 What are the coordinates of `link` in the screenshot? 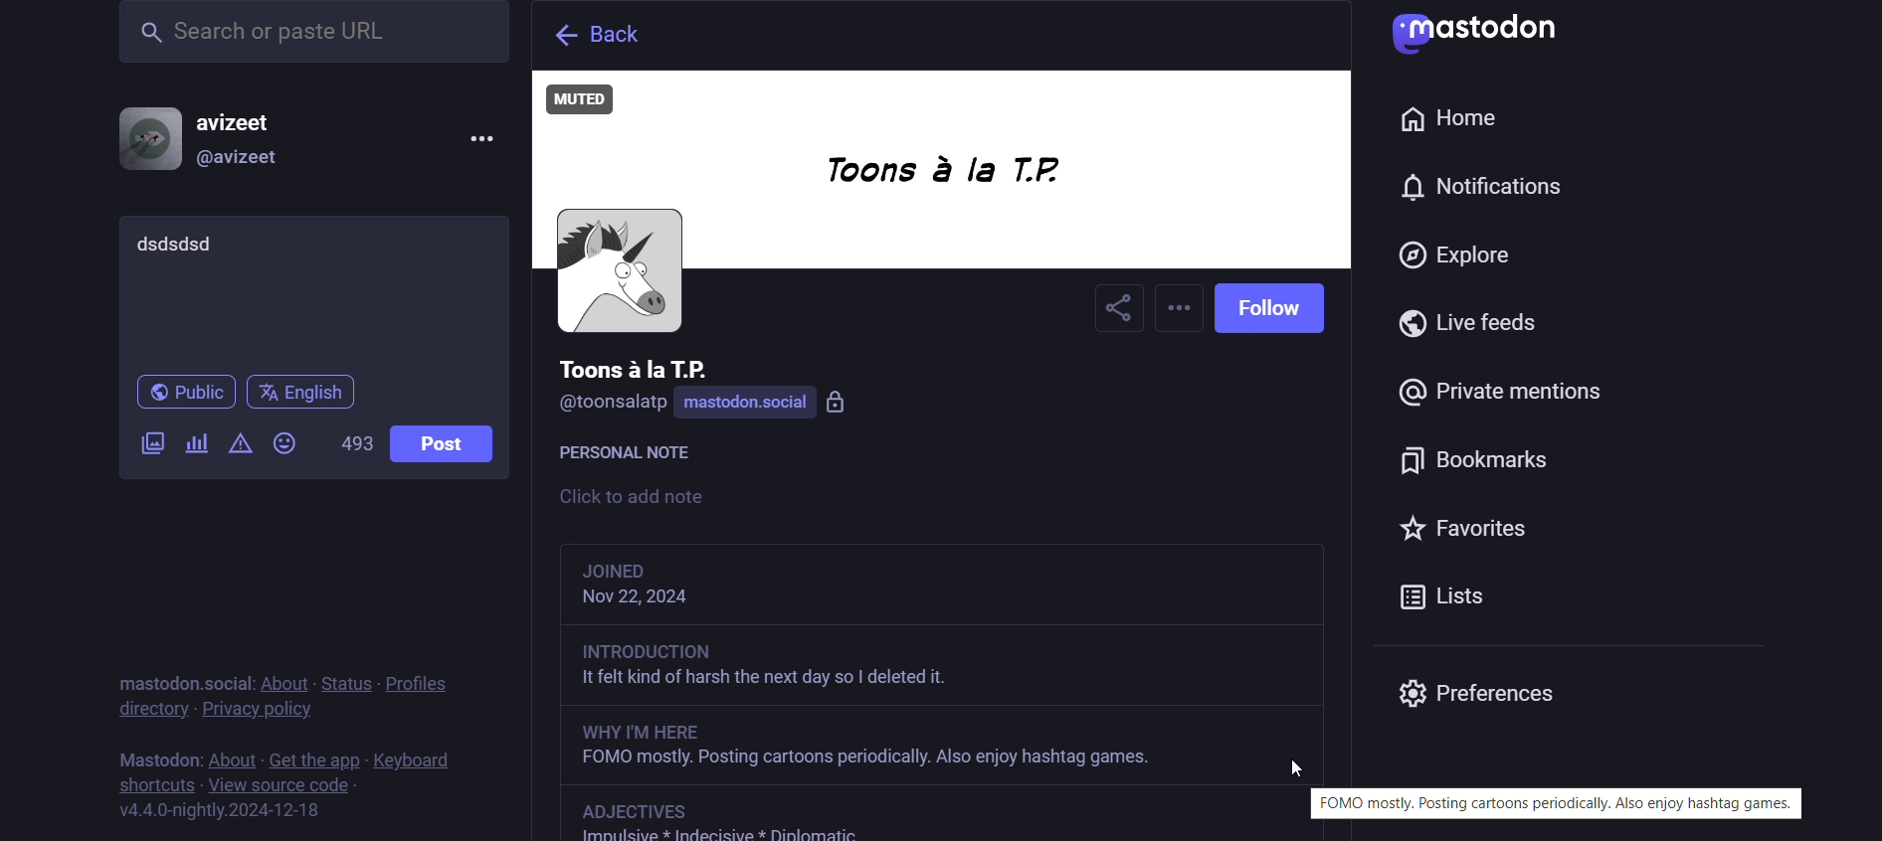 It's located at (644, 810).